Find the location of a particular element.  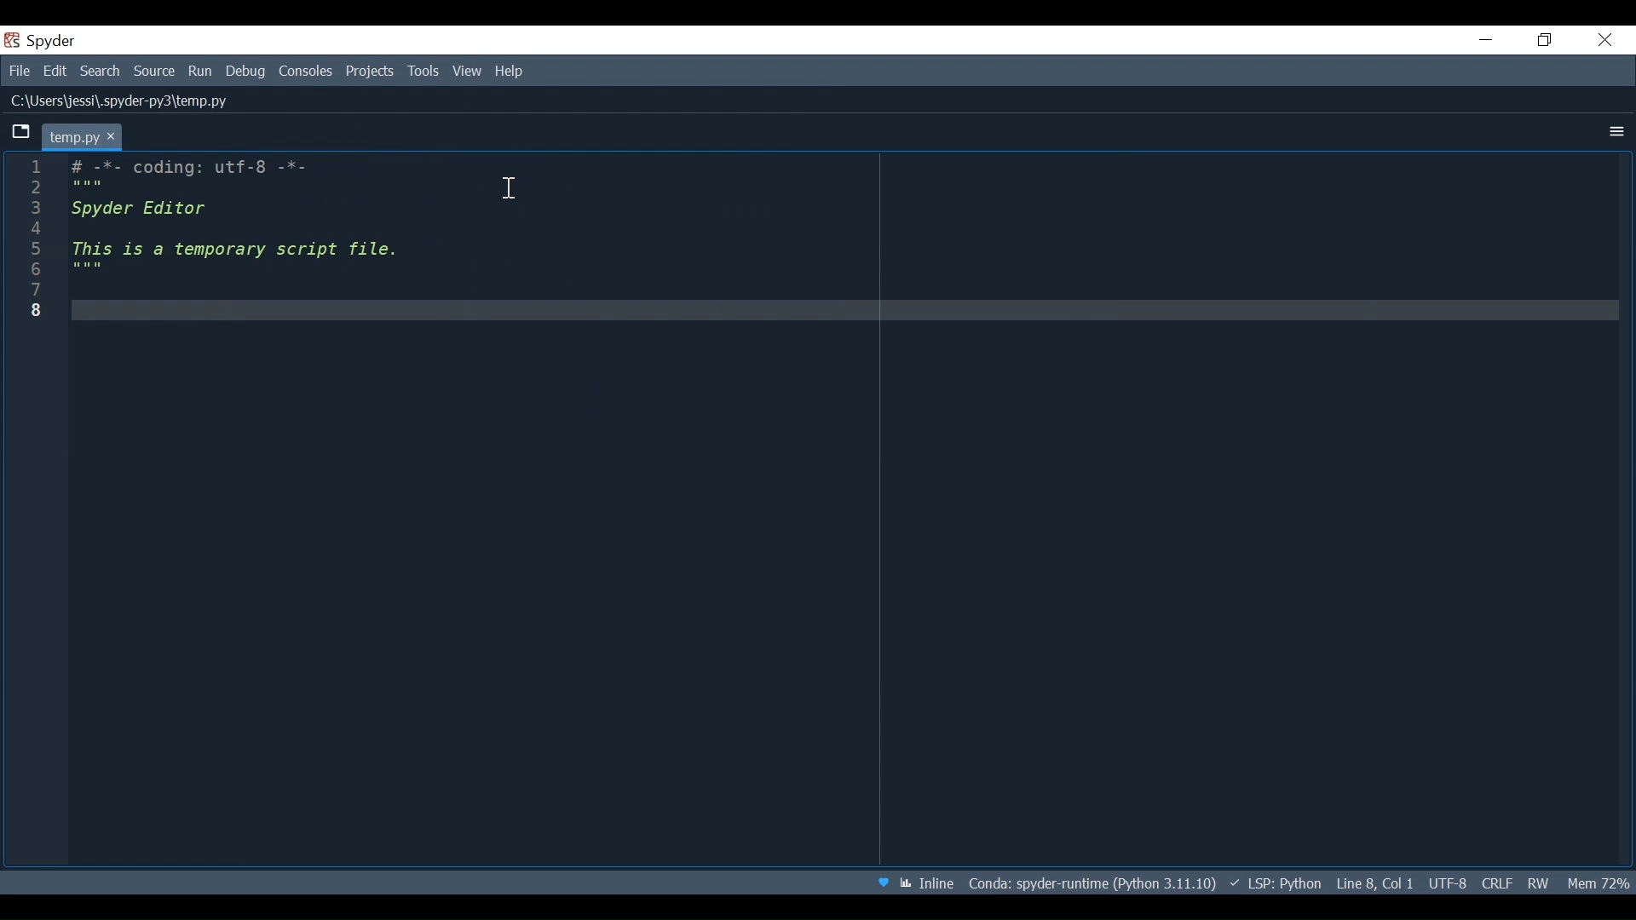

File Permissions is located at coordinates (1537, 883).